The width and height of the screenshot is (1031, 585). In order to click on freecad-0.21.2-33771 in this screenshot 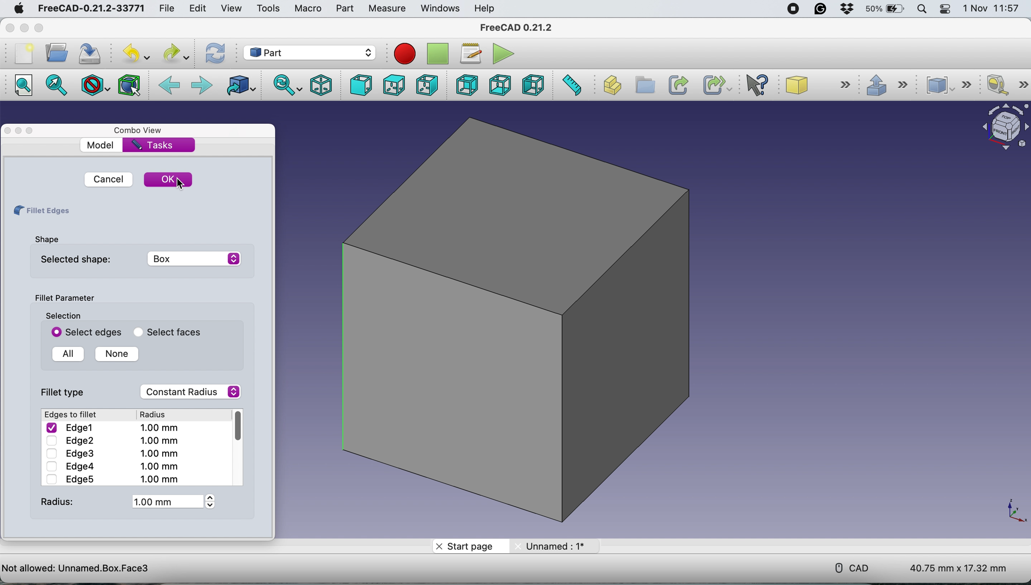, I will do `click(89, 9)`.